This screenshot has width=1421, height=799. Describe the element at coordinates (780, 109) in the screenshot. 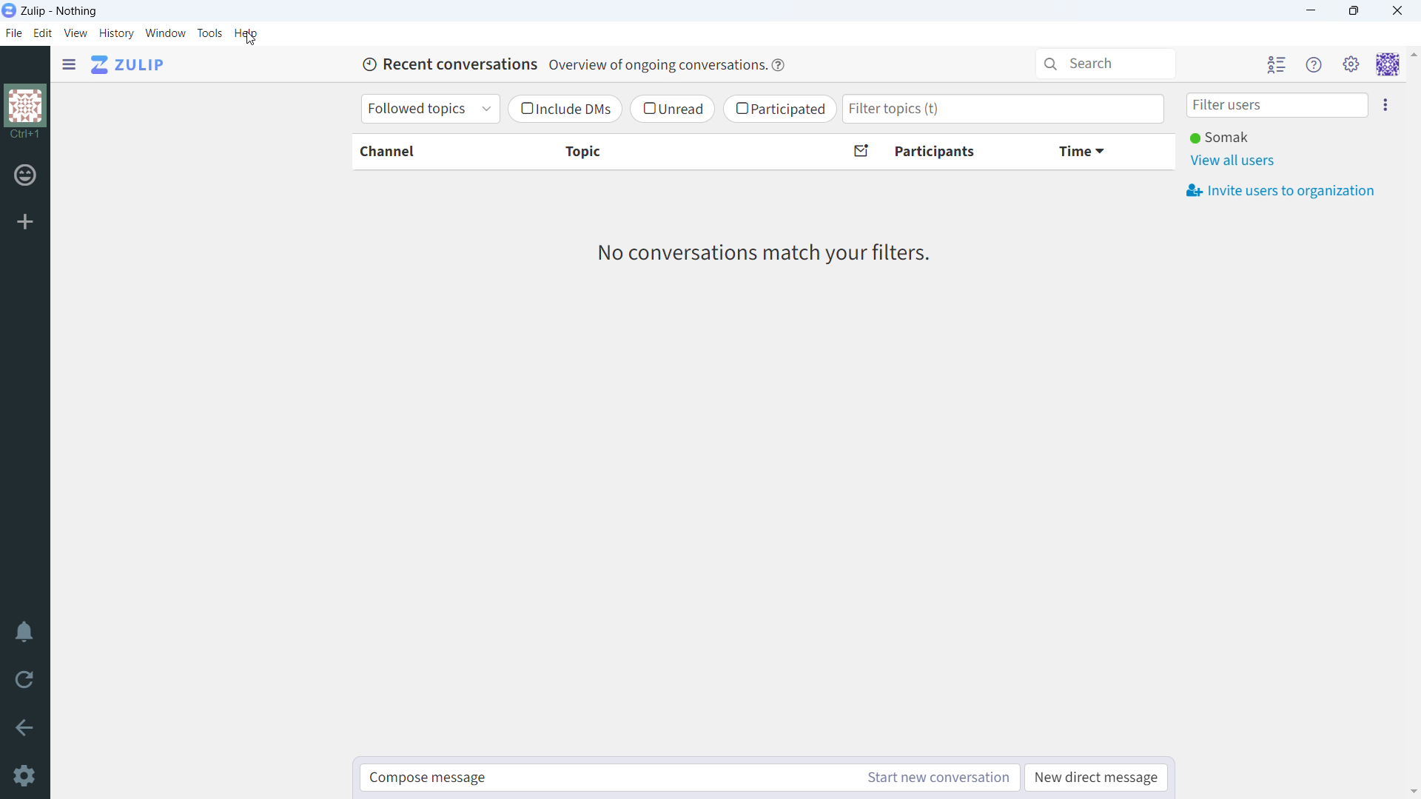

I see `participated` at that location.